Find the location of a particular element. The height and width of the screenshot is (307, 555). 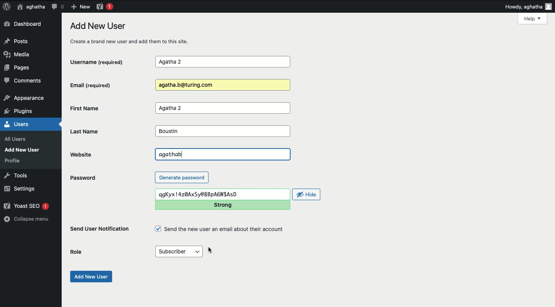

plugins is located at coordinates (22, 111).